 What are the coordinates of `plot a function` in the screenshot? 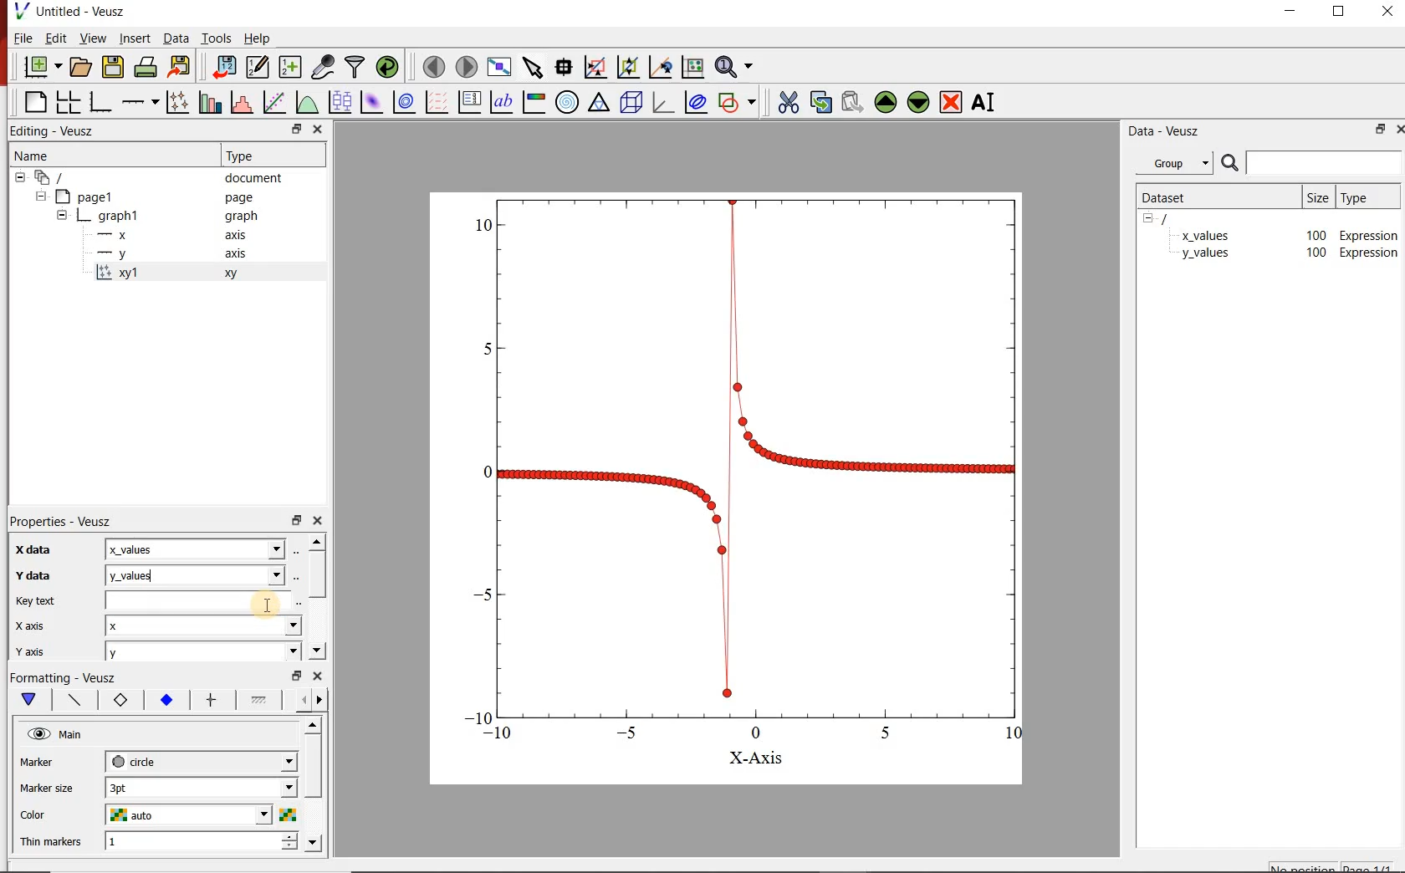 It's located at (304, 100).